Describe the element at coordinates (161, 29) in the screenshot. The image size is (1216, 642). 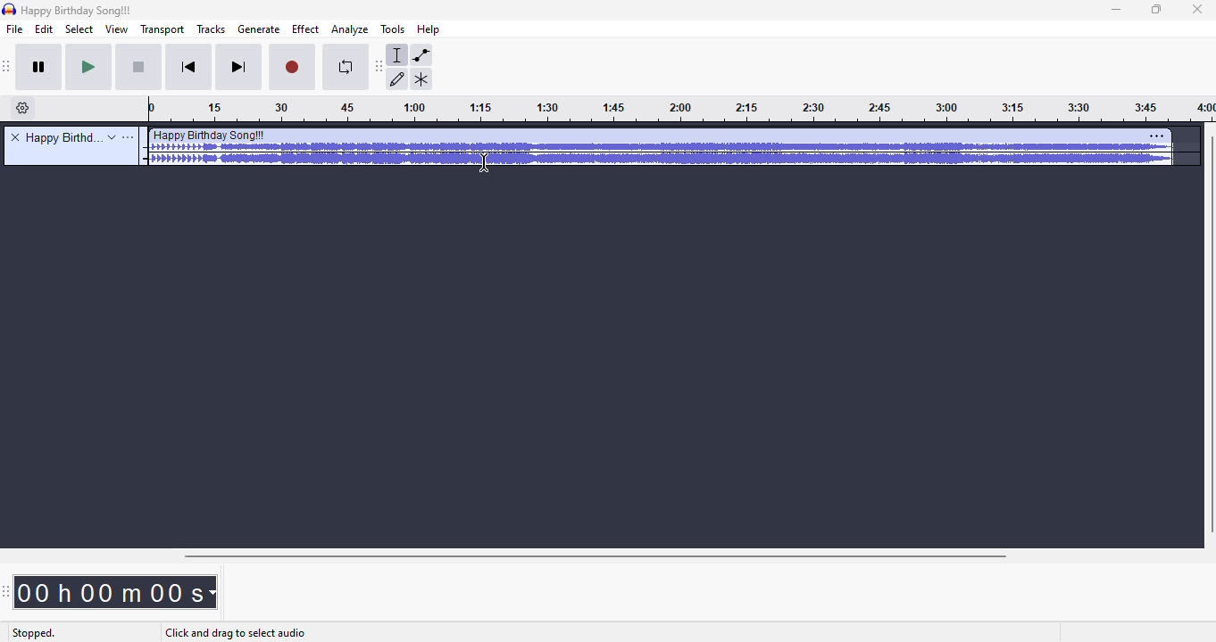
I see `transport` at that location.